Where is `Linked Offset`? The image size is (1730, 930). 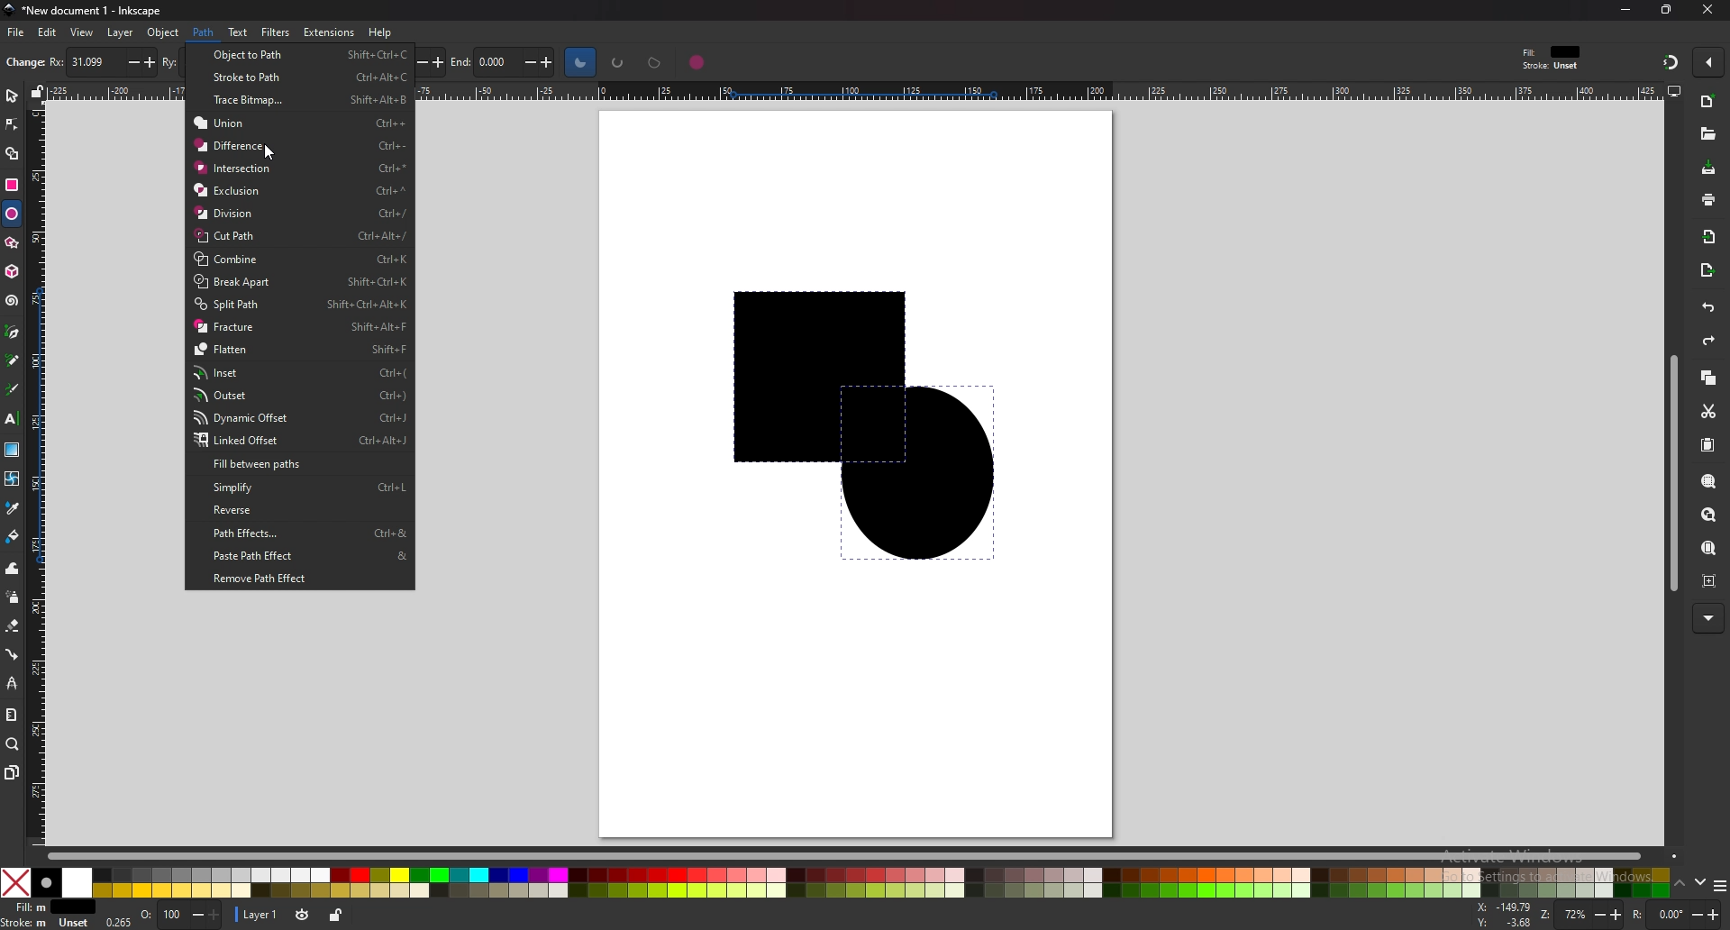 Linked Offset is located at coordinates (294, 441).